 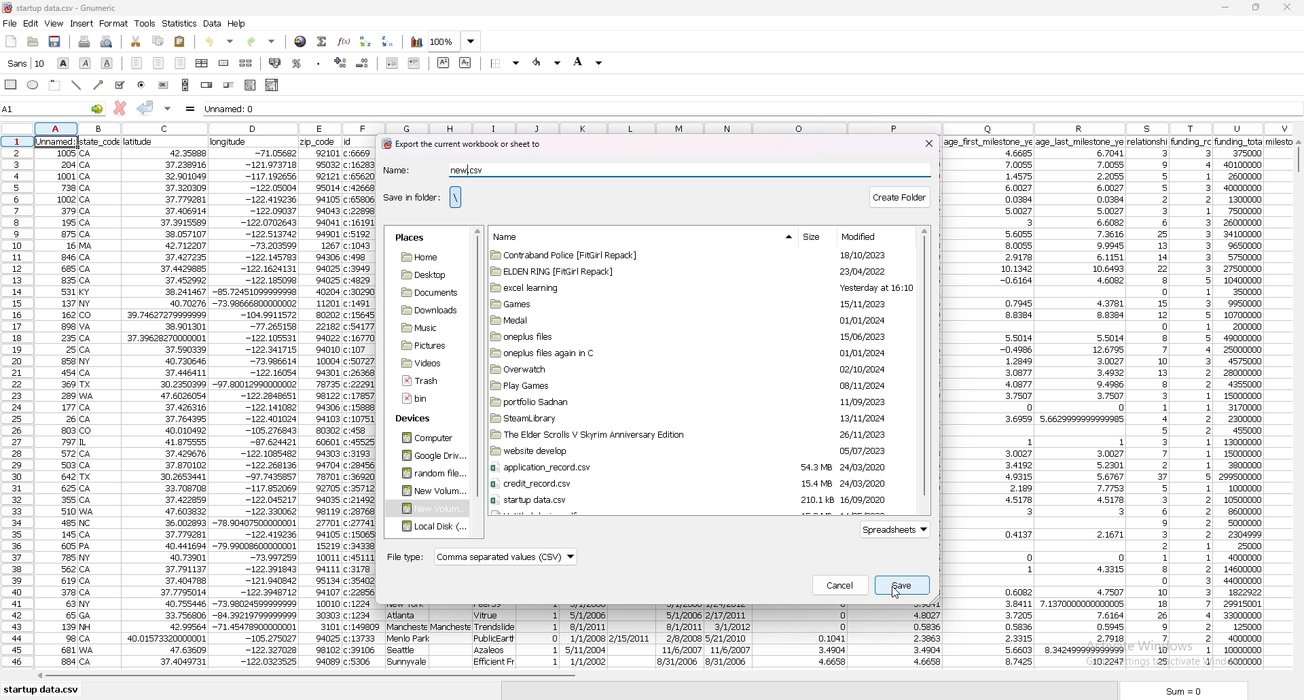 I want to click on italic, so click(x=86, y=63).